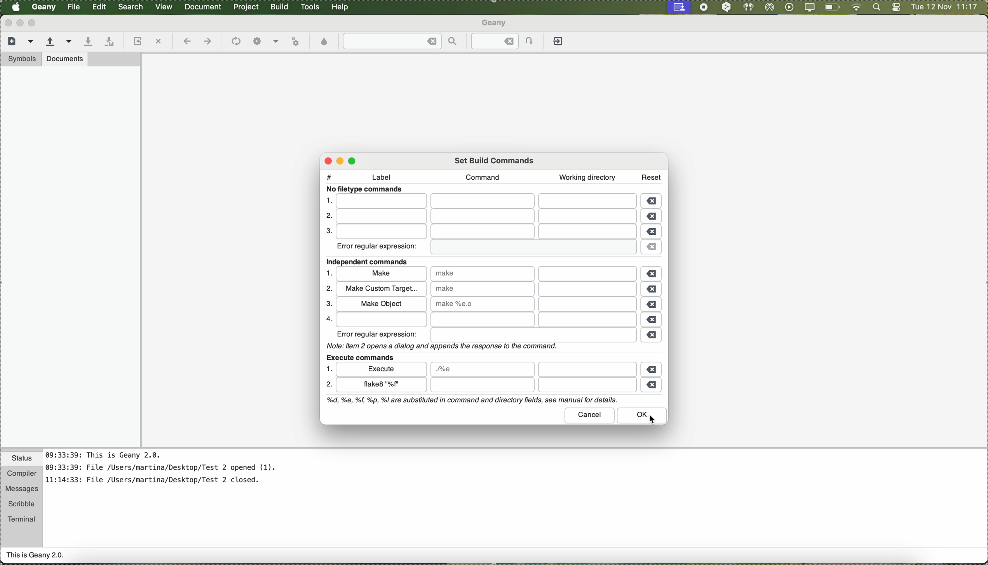 This screenshot has height=565, width=988. Describe the element at coordinates (378, 334) in the screenshot. I see `error regular expression:` at that location.